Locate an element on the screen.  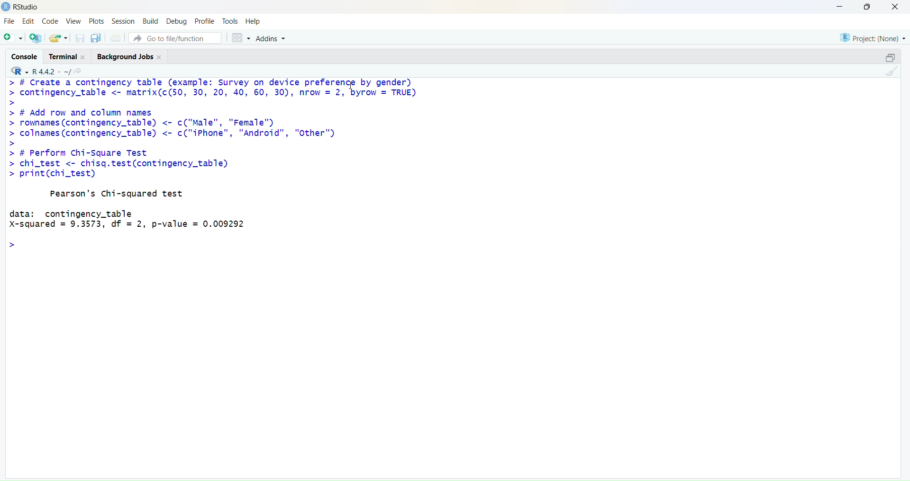
copy is located at coordinates (96, 37).